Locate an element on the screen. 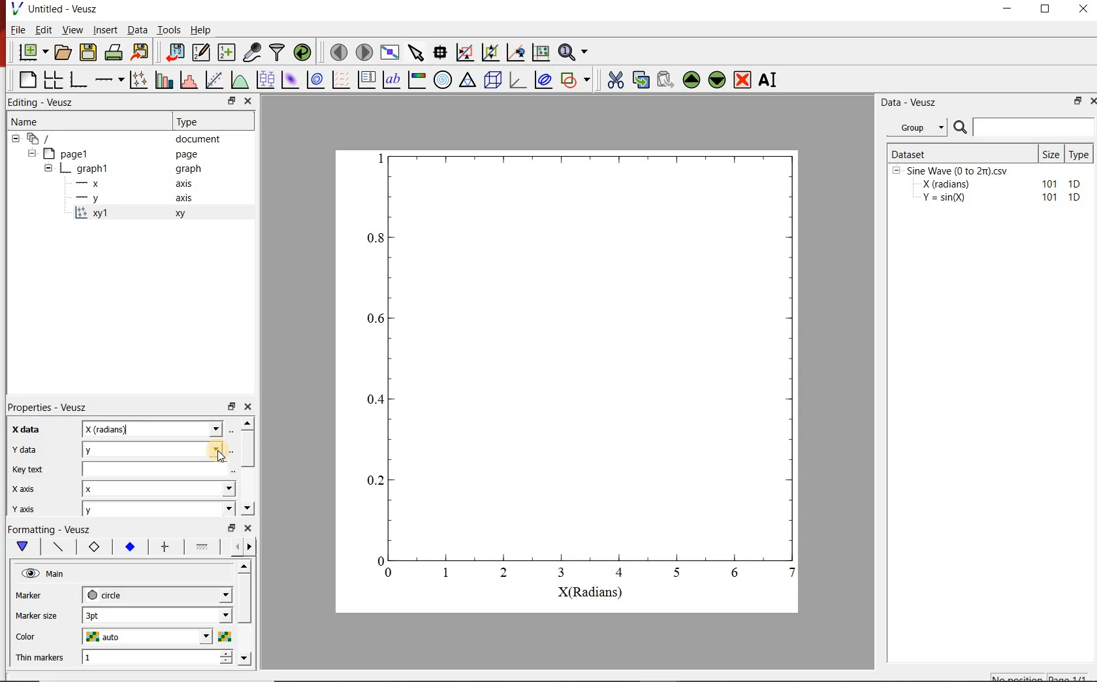 Image resolution: width=1097 pixels, height=682 pixels. Polar graph is located at coordinates (444, 80).